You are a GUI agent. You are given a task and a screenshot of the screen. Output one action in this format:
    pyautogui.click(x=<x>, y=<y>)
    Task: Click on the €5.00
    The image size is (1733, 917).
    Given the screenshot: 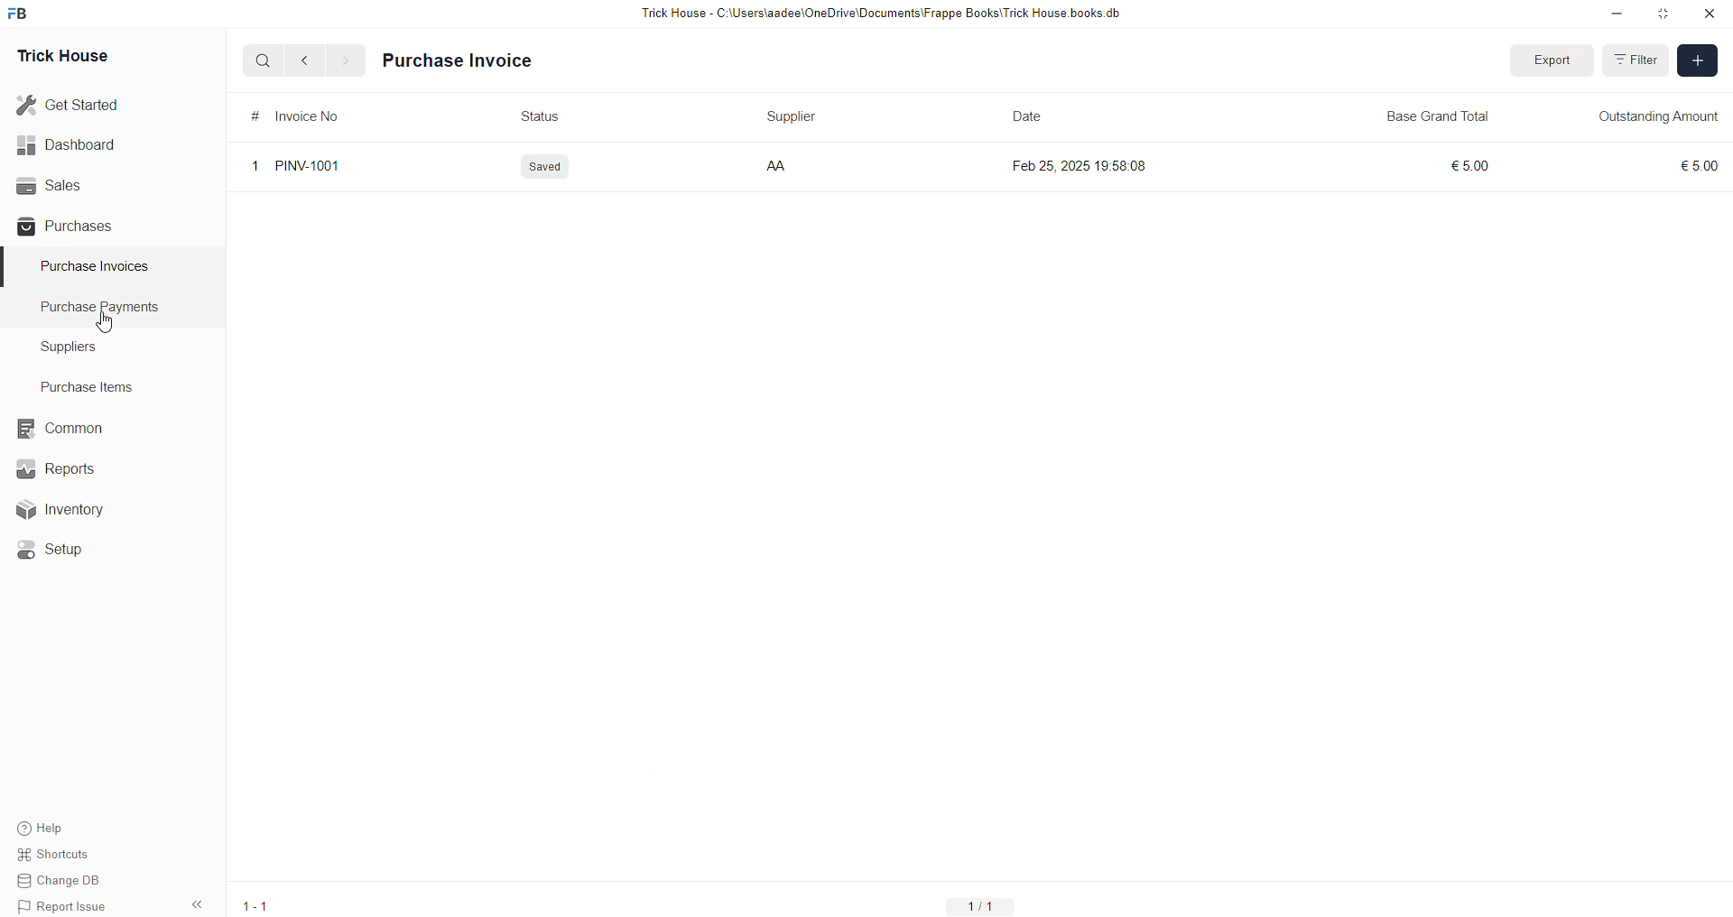 What is the action you would take?
    pyautogui.click(x=1691, y=164)
    